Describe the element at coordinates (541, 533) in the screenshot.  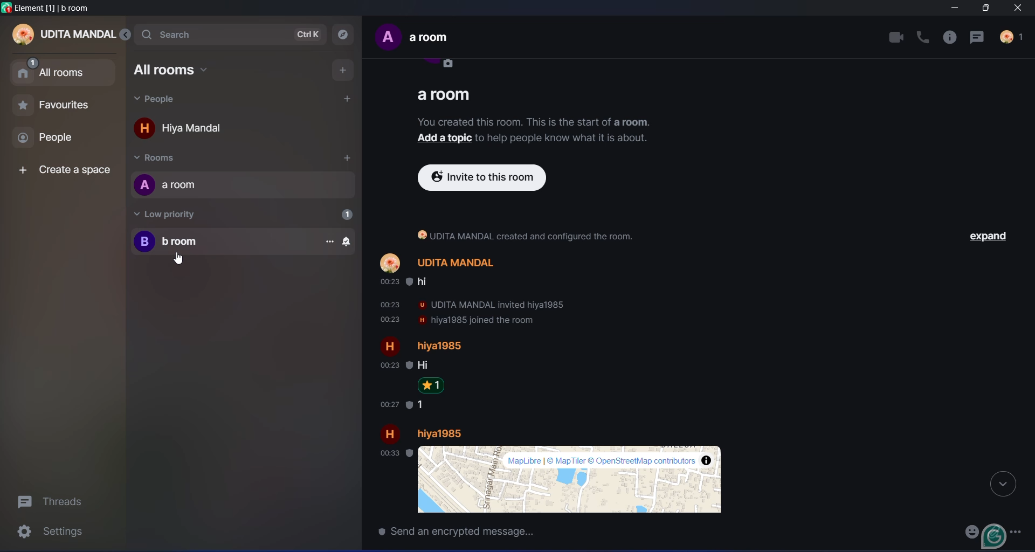
I see `Send an encrypted message...` at that location.